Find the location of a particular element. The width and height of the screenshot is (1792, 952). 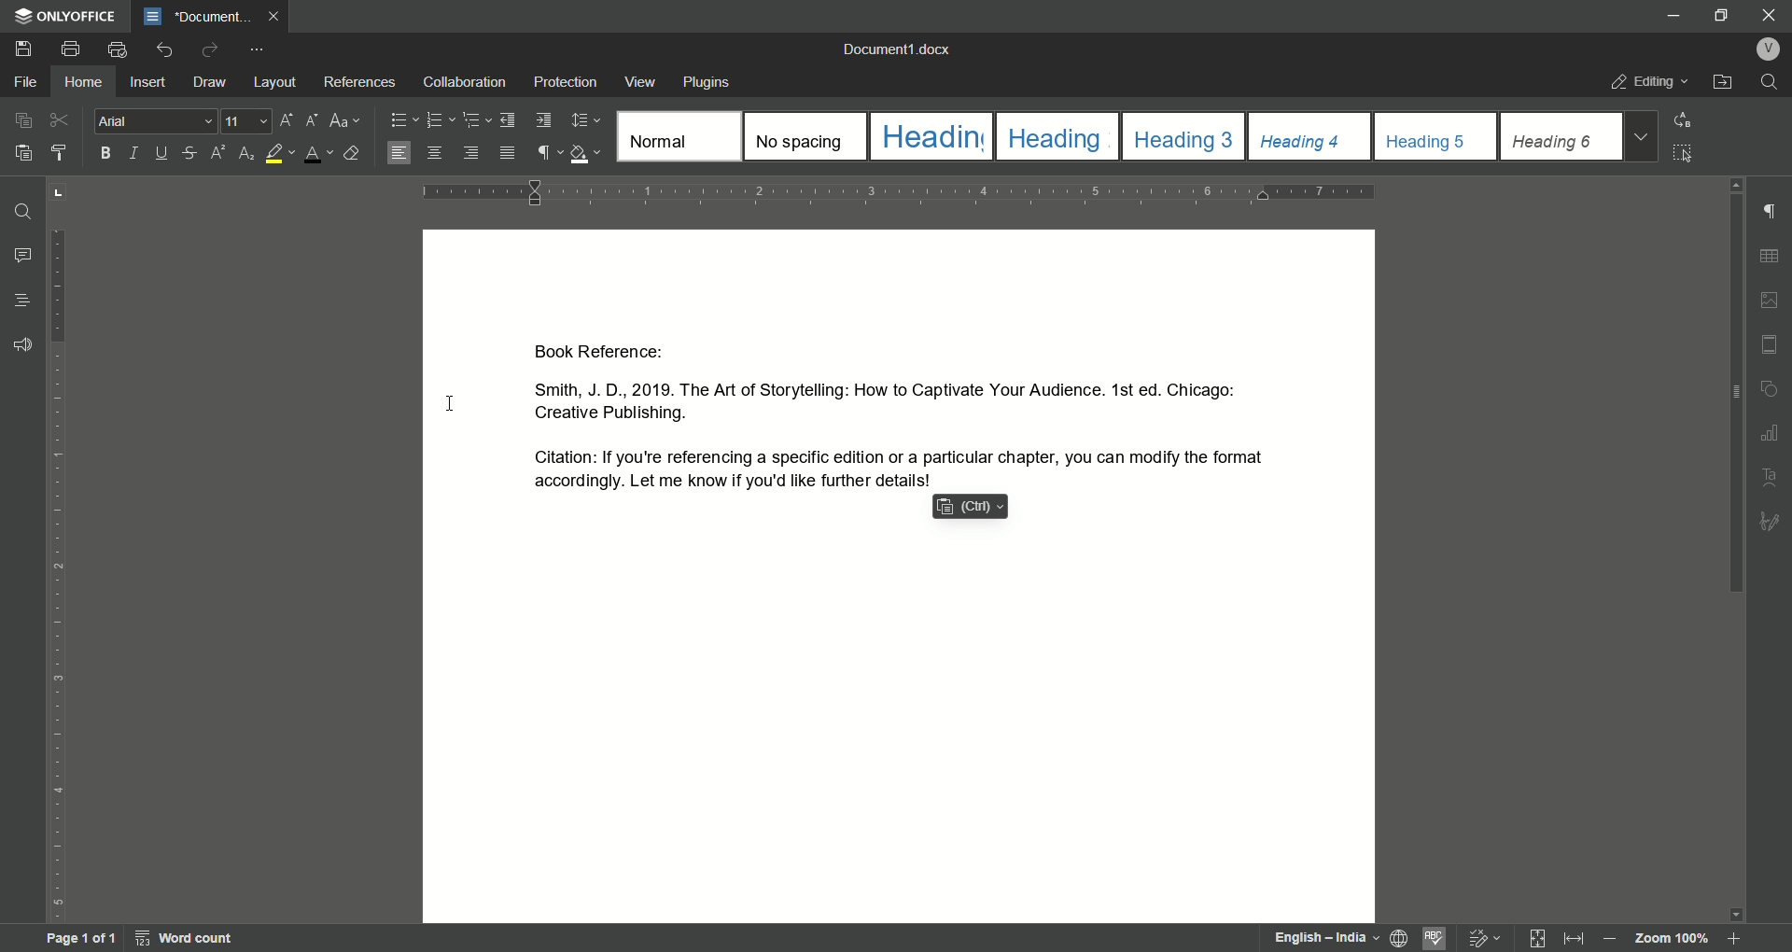

text language is located at coordinates (1302, 936).